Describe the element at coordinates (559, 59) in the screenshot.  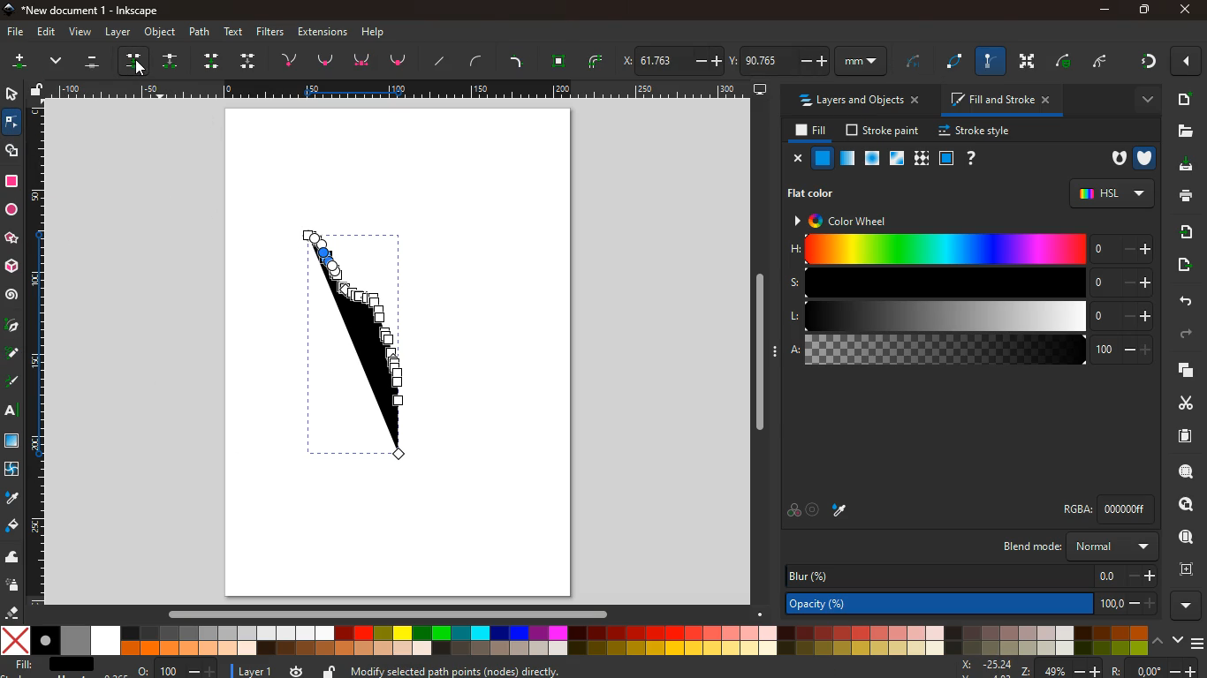
I see `waure` at that location.